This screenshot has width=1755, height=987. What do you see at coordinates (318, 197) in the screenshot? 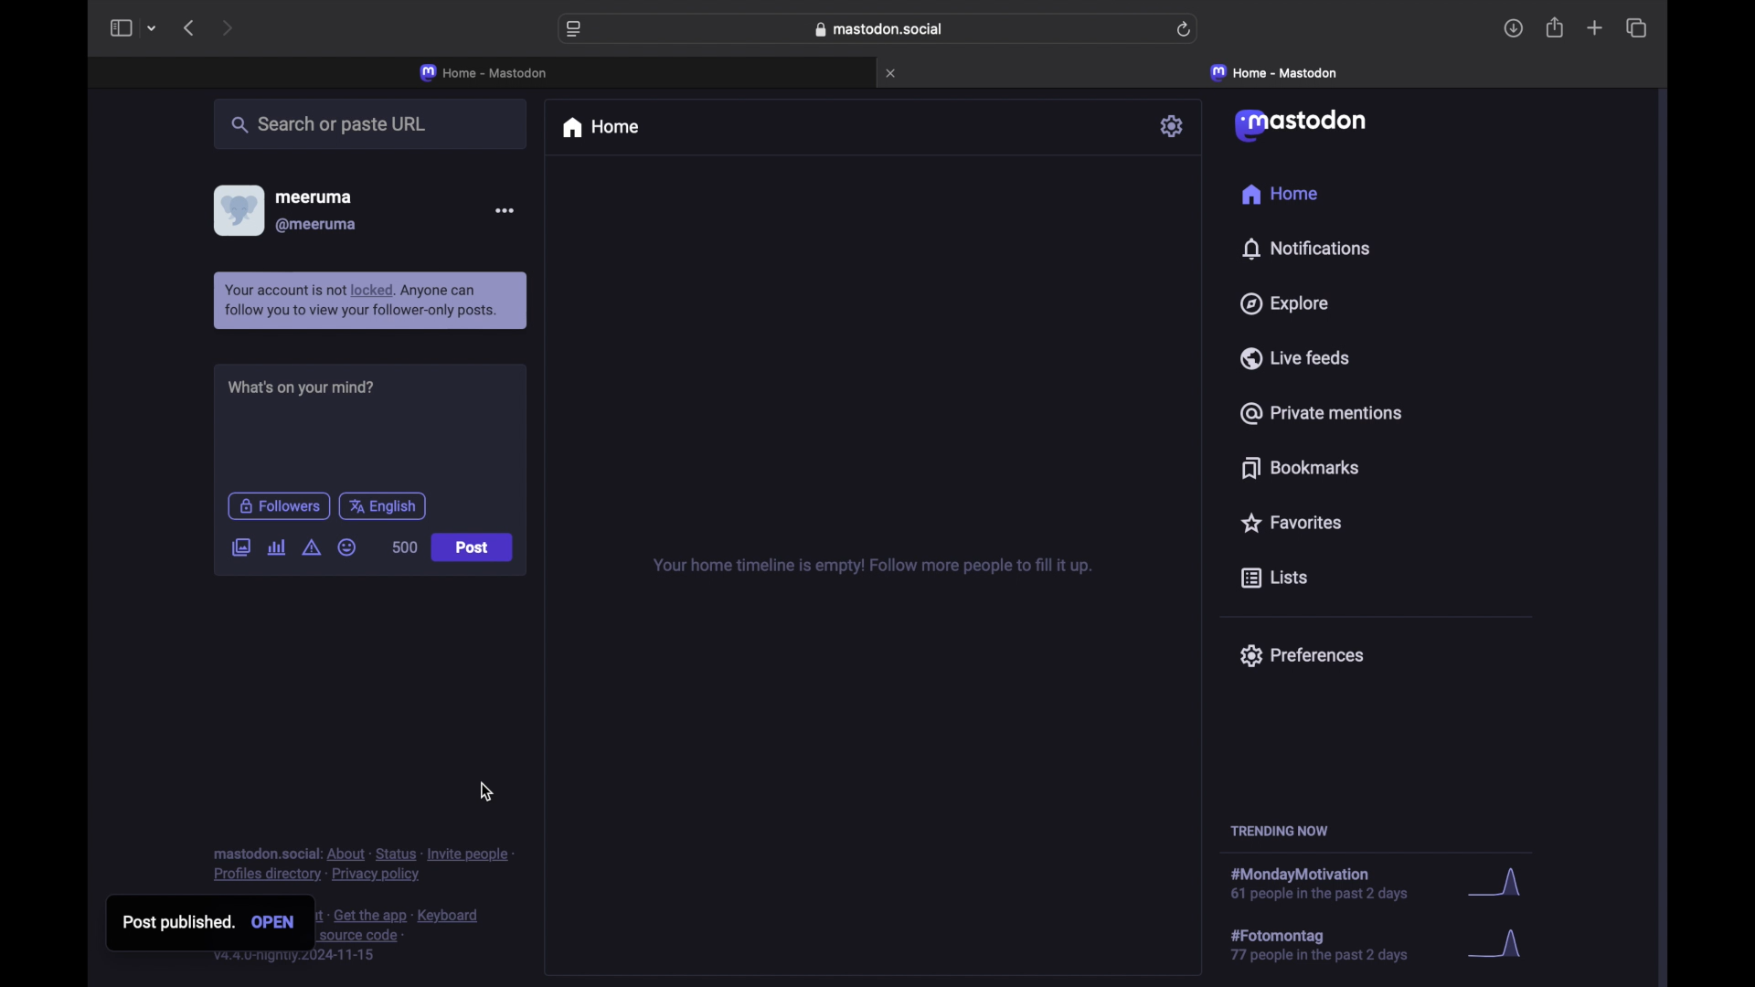
I see `meeruma` at bounding box center [318, 197].